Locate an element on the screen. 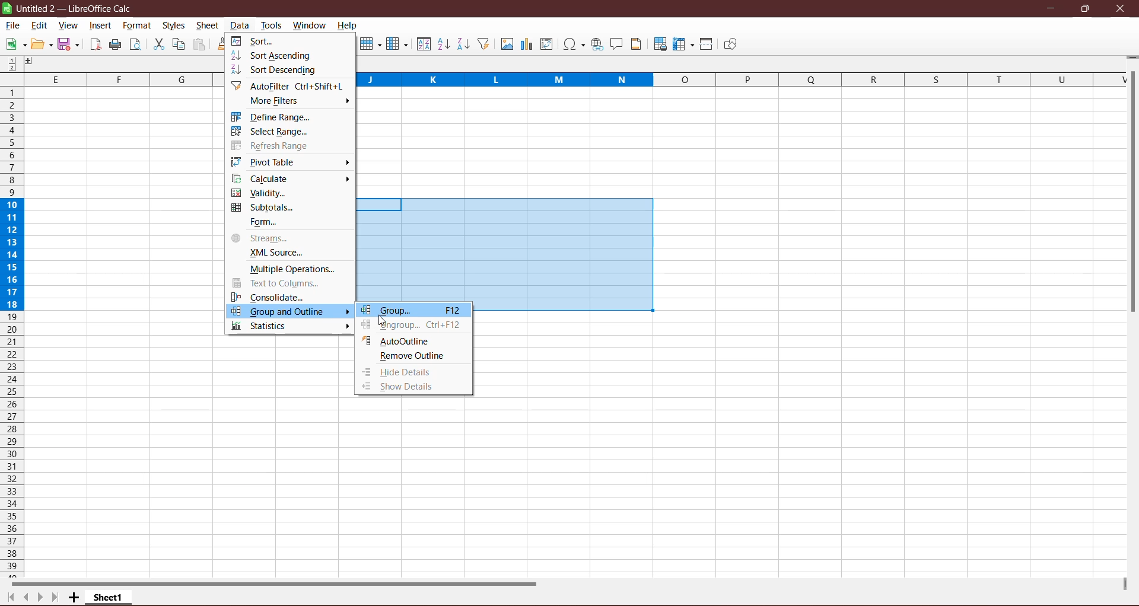 The width and height of the screenshot is (1139, 606). Rows is located at coordinates (11, 332).